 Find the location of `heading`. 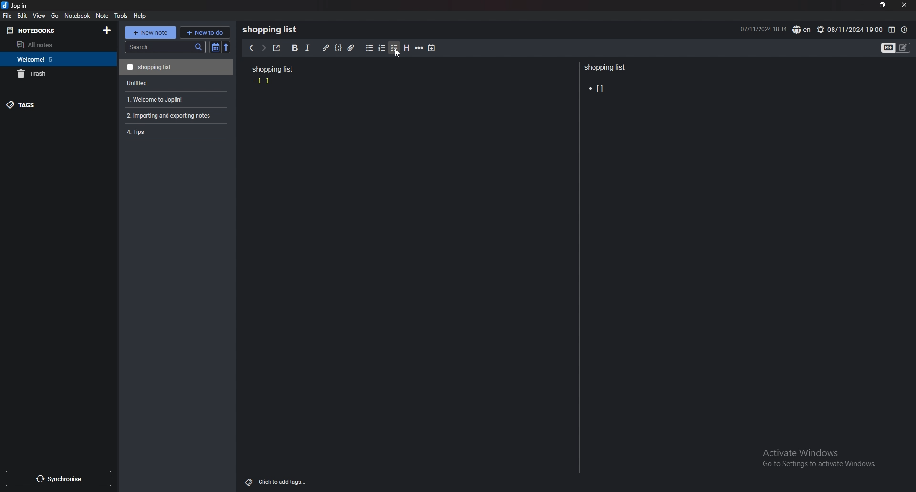

heading is located at coordinates (407, 48).